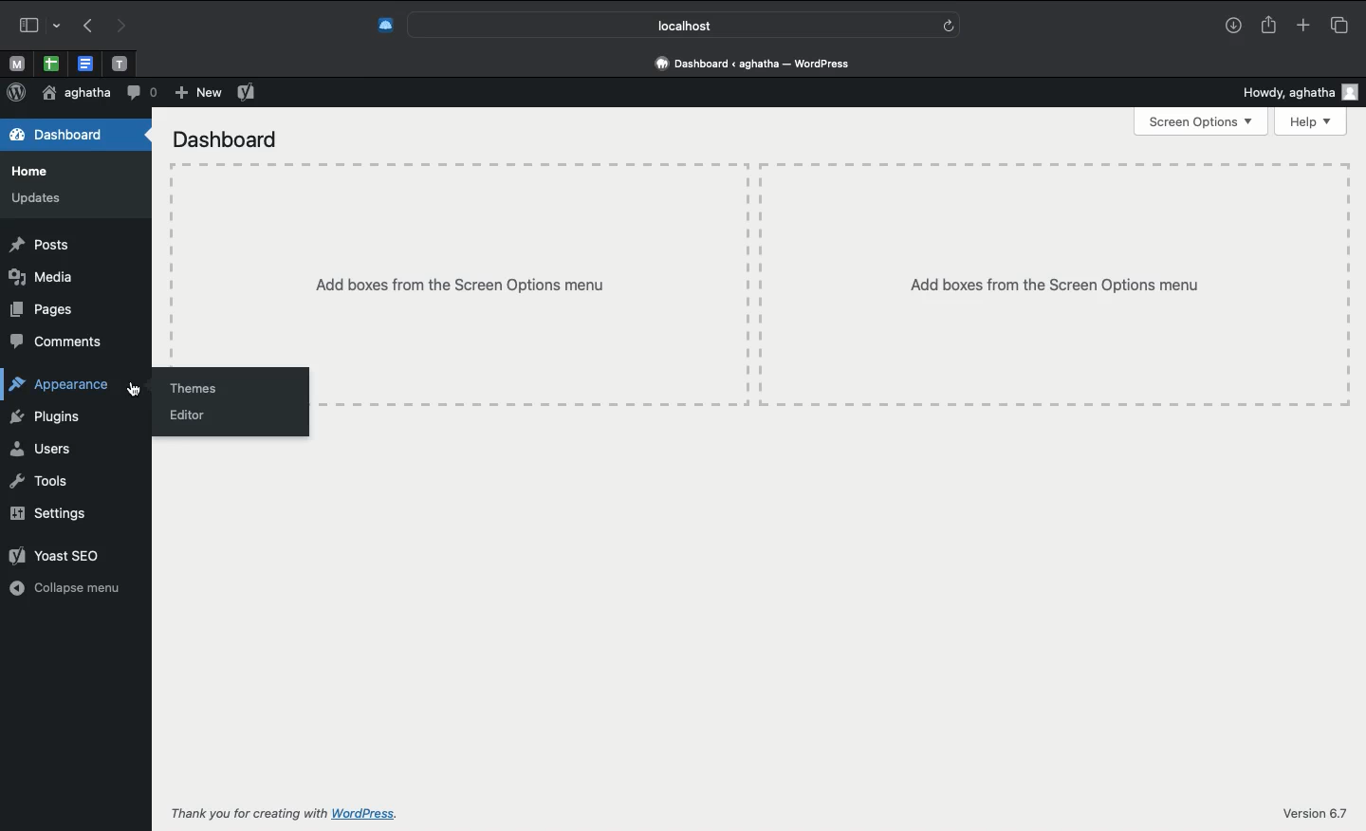  What do you see at coordinates (1344, 23) in the screenshot?
I see `Tabs` at bounding box center [1344, 23].